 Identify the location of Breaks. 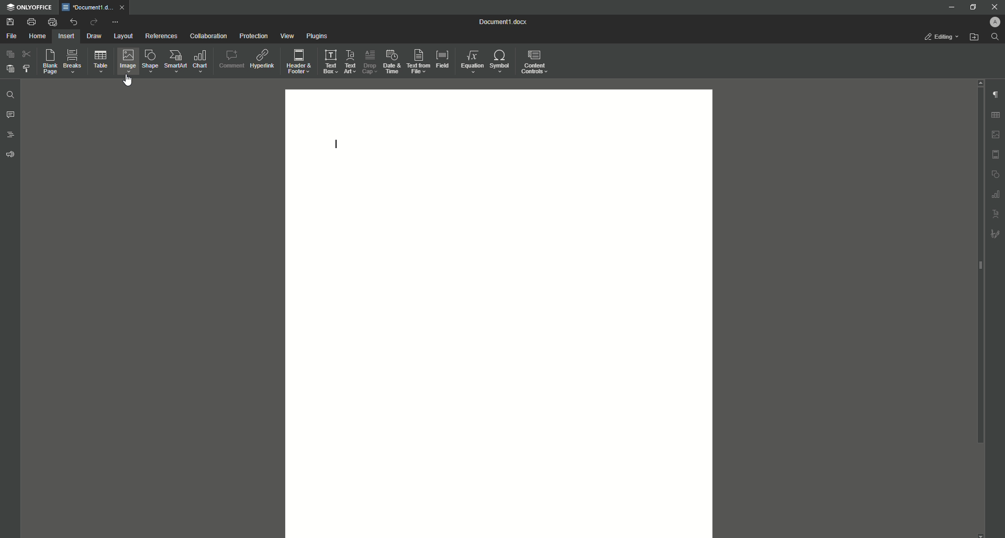
(73, 61).